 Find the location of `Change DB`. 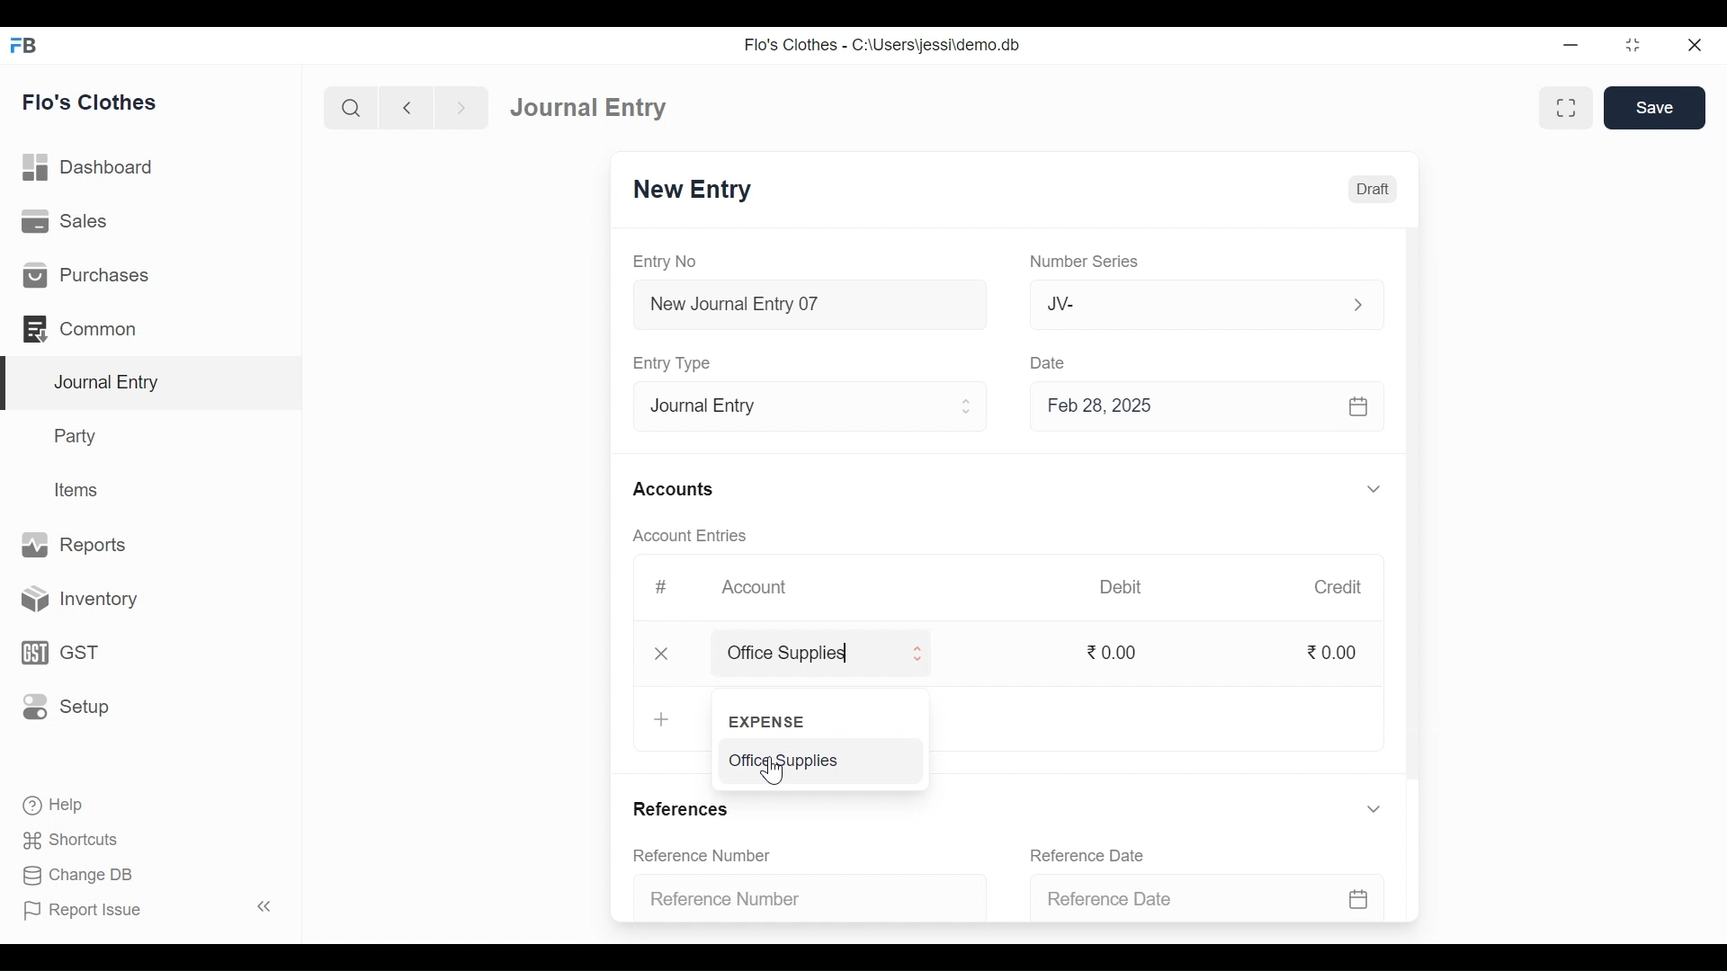

Change DB is located at coordinates (76, 873).